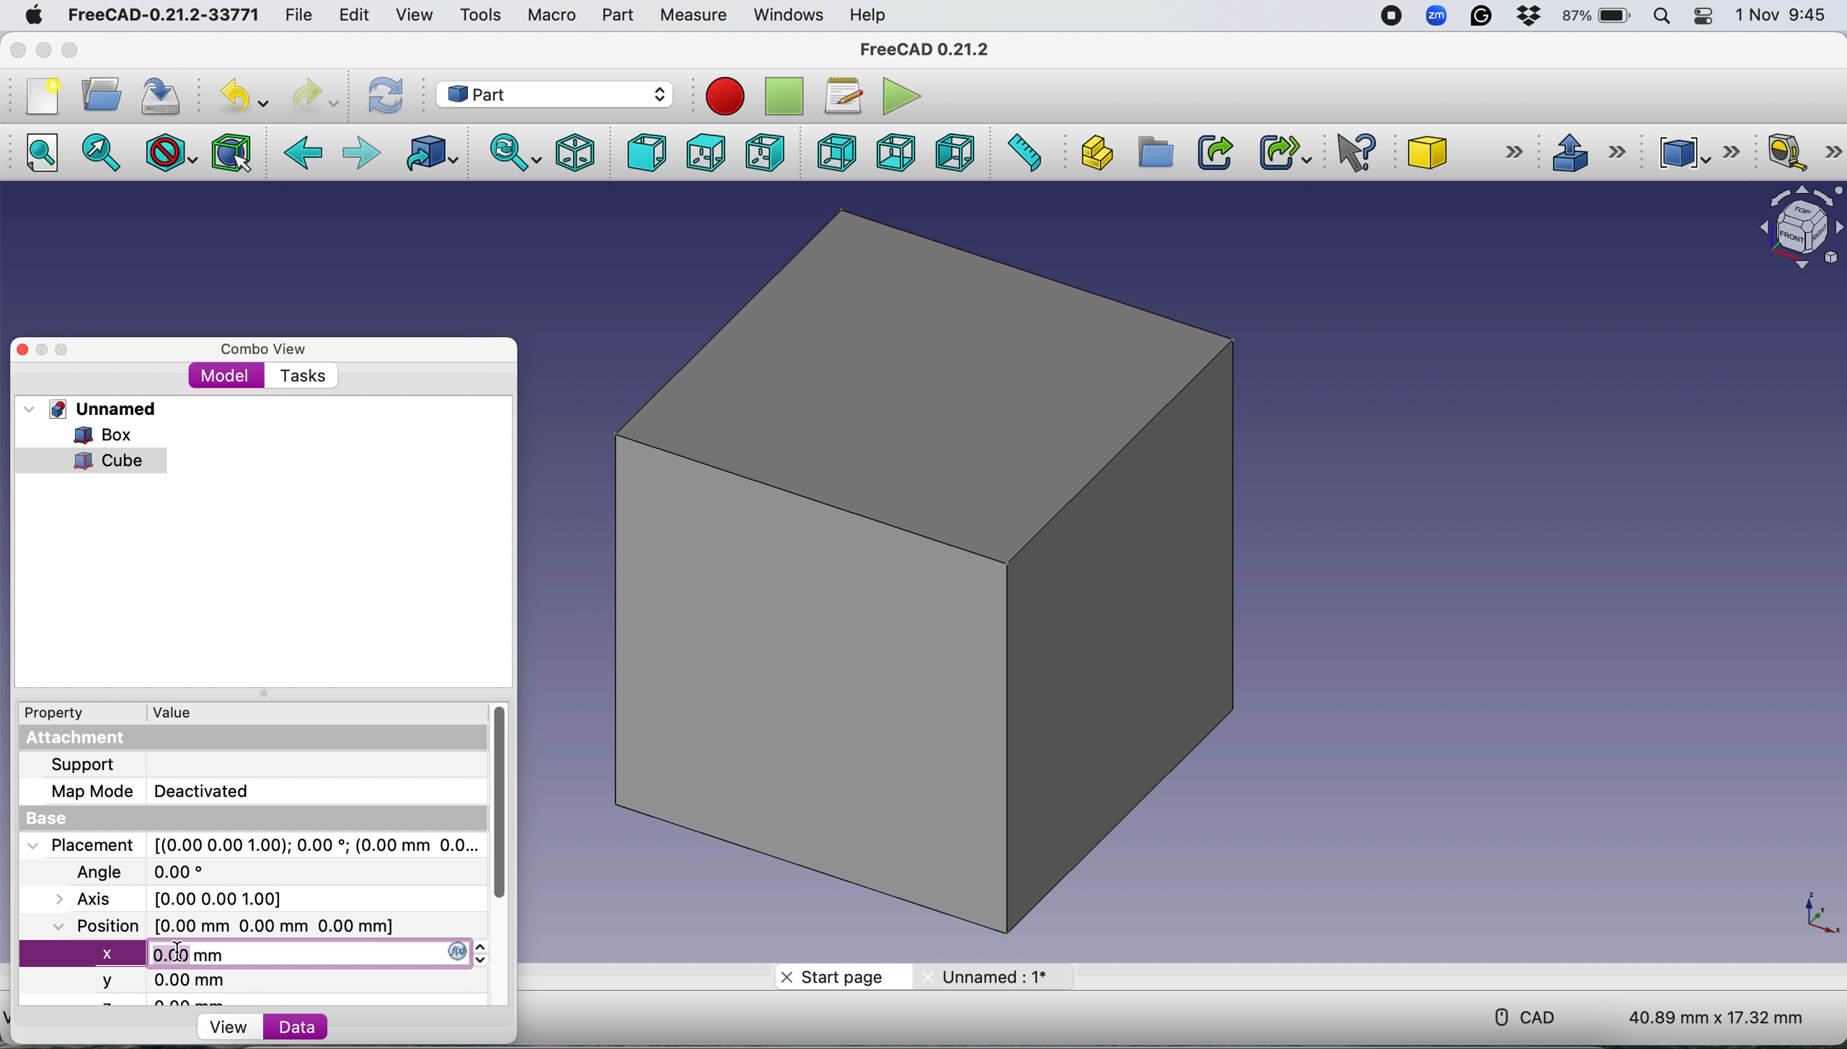 This screenshot has width=1847, height=1049. I want to click on What's this?, so click(1358, 152).